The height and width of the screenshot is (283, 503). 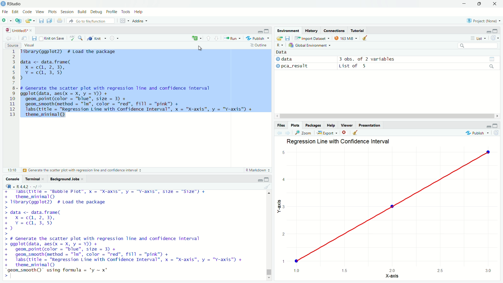 I want to click on search, so click(x=478, y=46).